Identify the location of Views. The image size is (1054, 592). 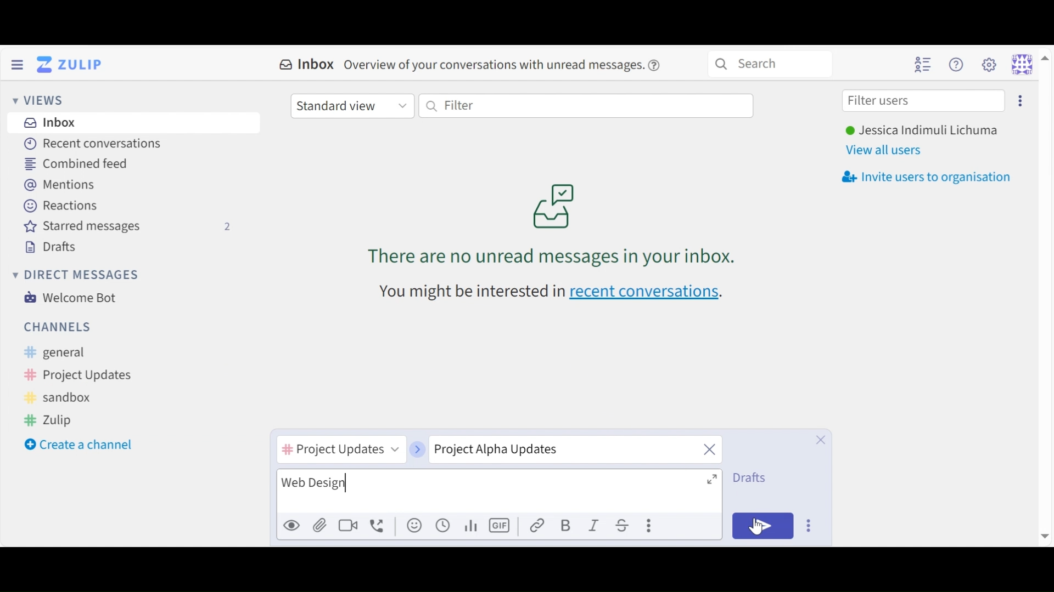
(42, 100).